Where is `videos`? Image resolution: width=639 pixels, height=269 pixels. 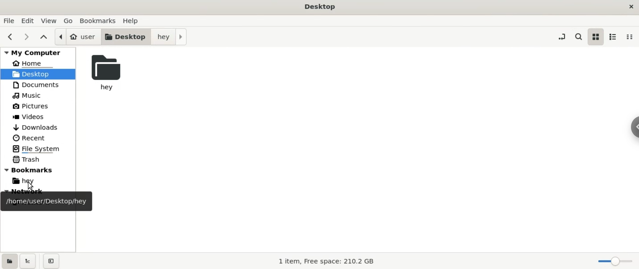 videos is located at coordinates (31, 116).